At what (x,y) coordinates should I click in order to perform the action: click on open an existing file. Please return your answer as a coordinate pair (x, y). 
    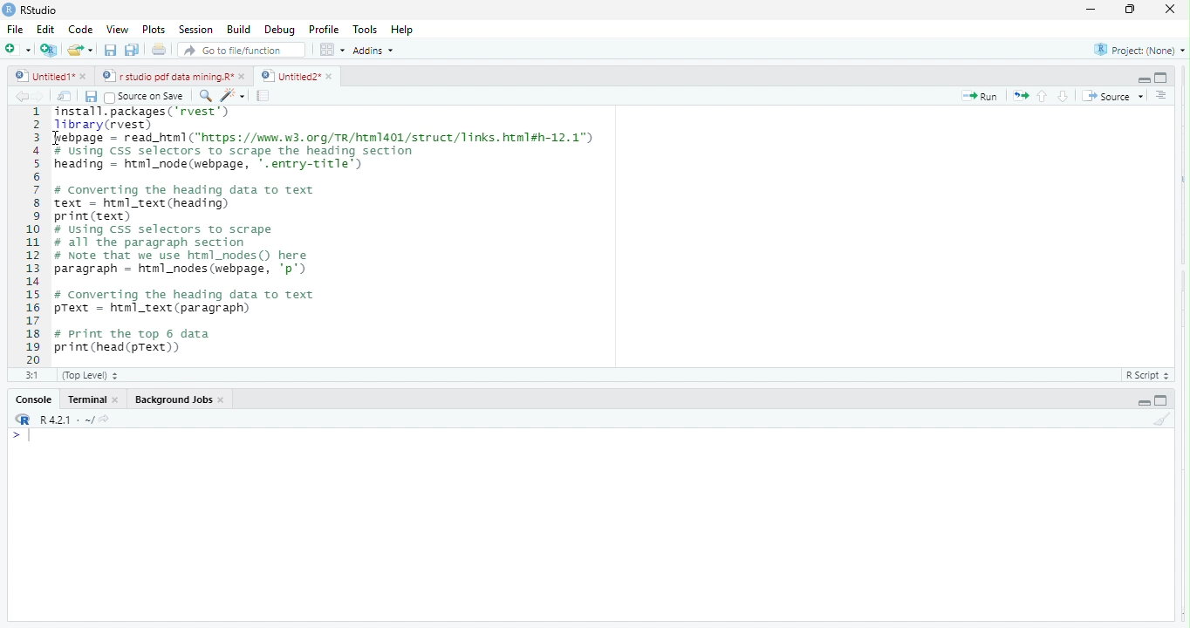
    Looking at the image, I should click on (81, 49).